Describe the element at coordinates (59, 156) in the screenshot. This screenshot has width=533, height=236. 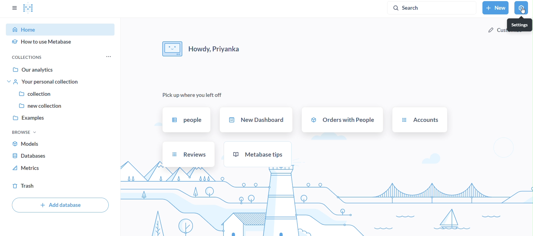
I see `database` at that location.